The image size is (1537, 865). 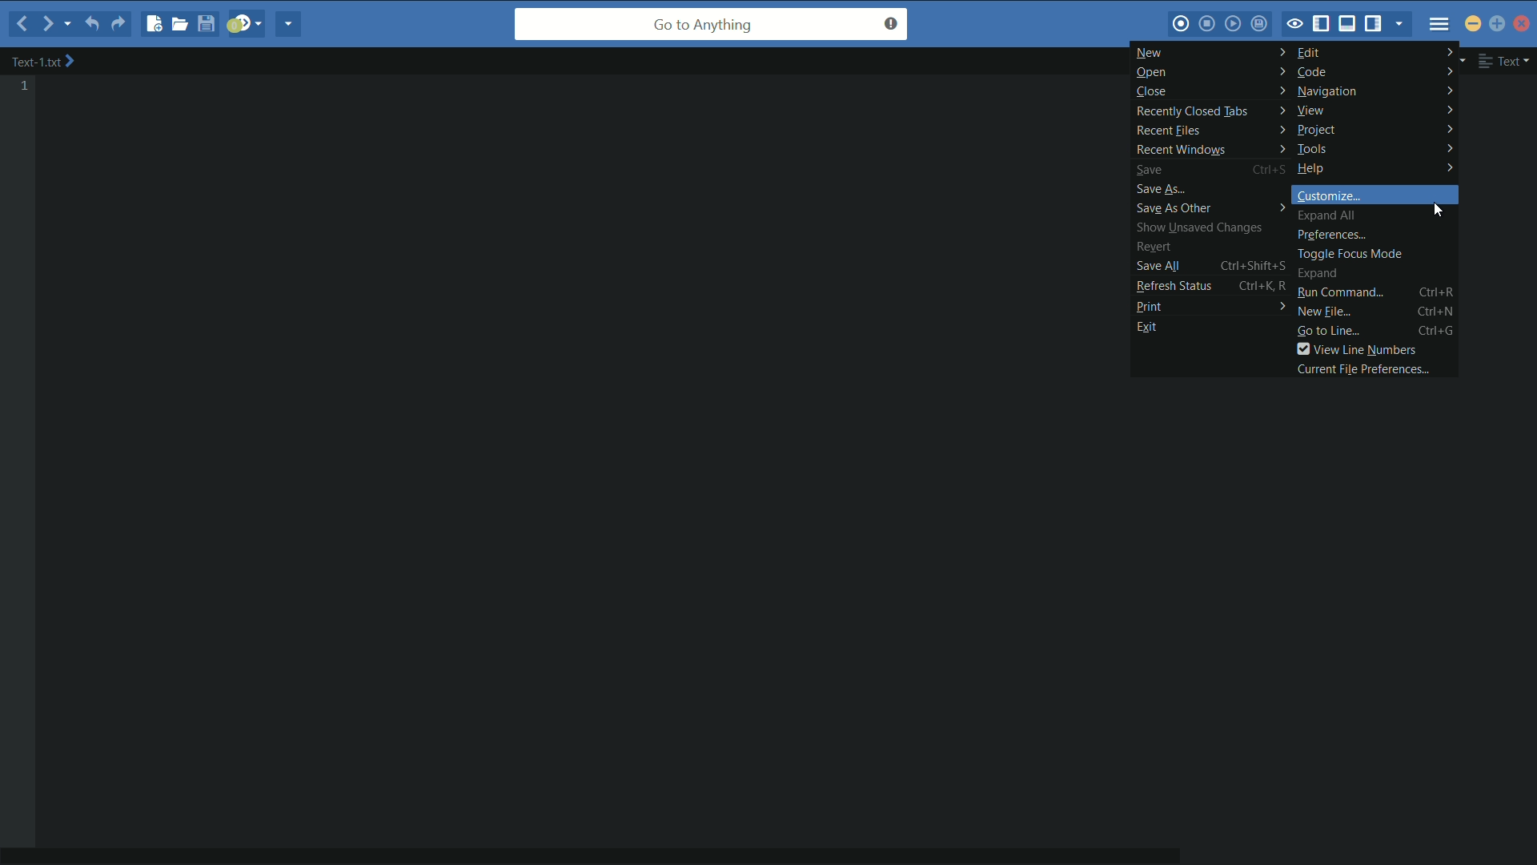 I want to click on show unsaved changes, so click(x=1197, y=227).